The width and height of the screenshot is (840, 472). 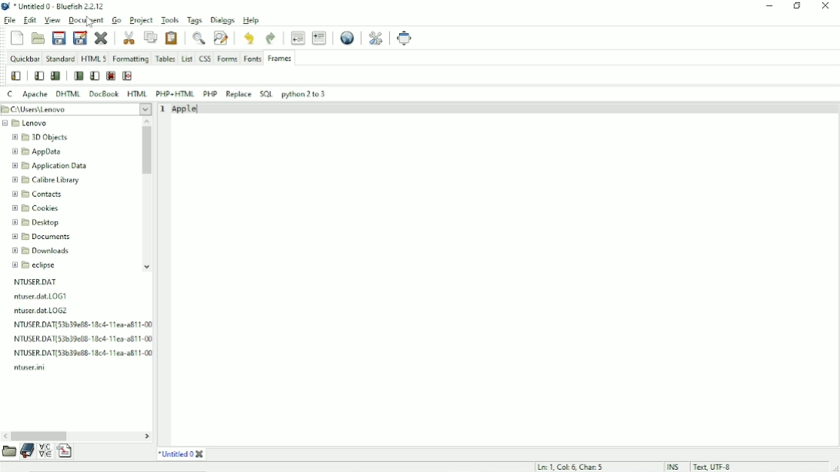 I want to click on Preview in browser, so click(x=346, y=35).